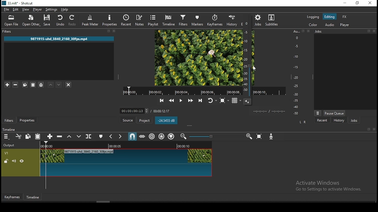  Describe the element at coordinates (7, 137) in the screenshot. I see `menu` at that location.